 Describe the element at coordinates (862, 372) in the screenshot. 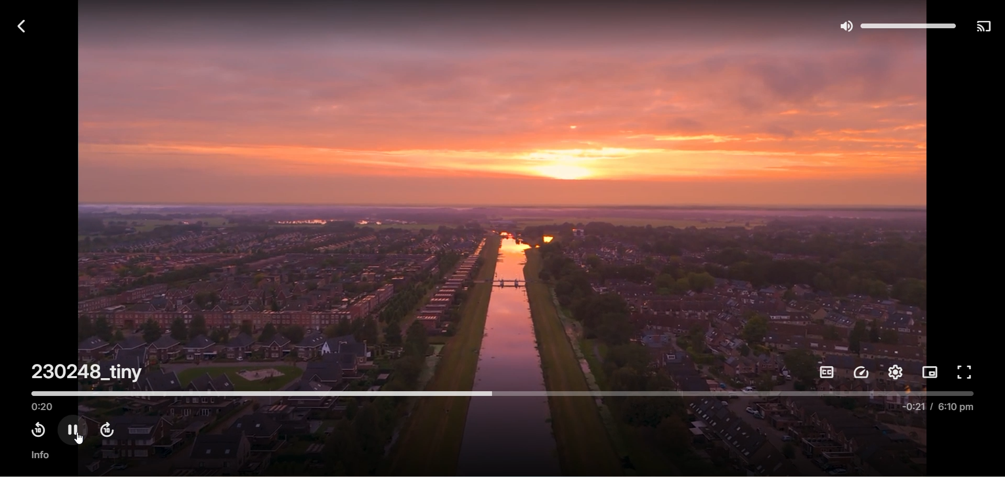

I see `playback speed` at that location.